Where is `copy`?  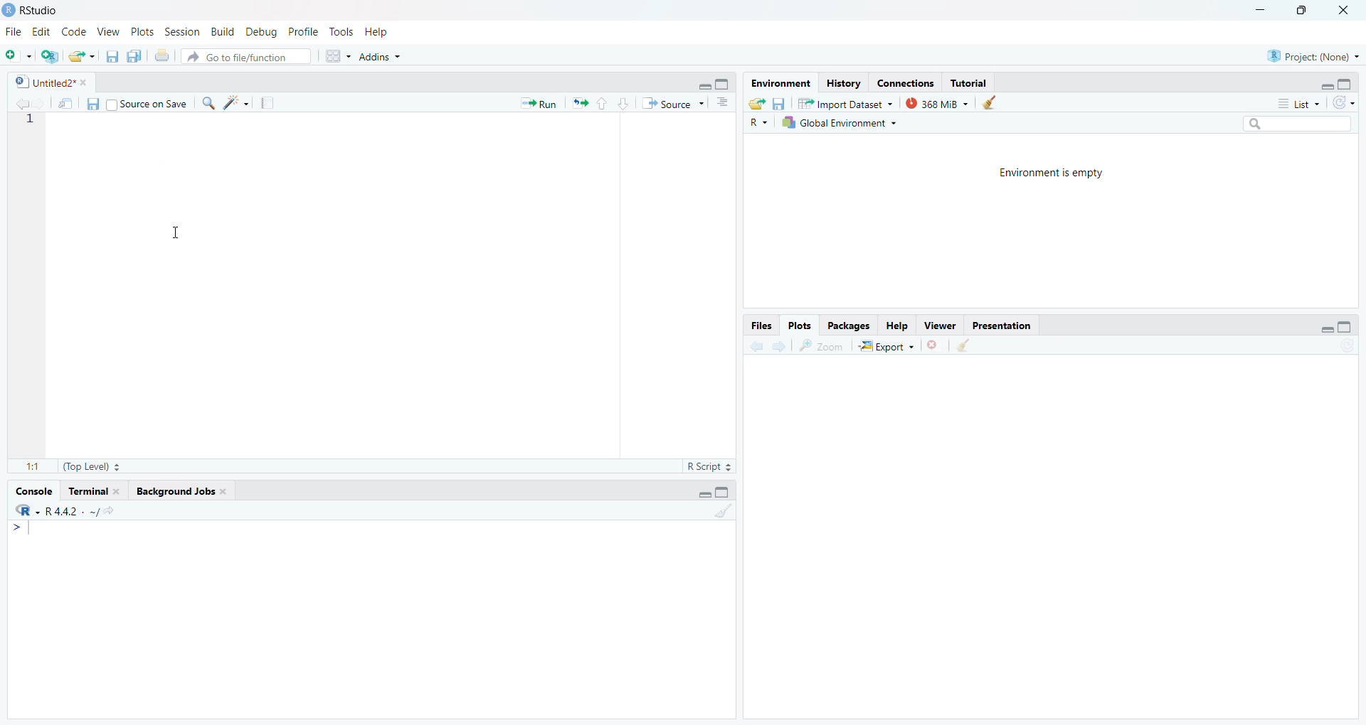
copy is located at coordinates (135, 59).